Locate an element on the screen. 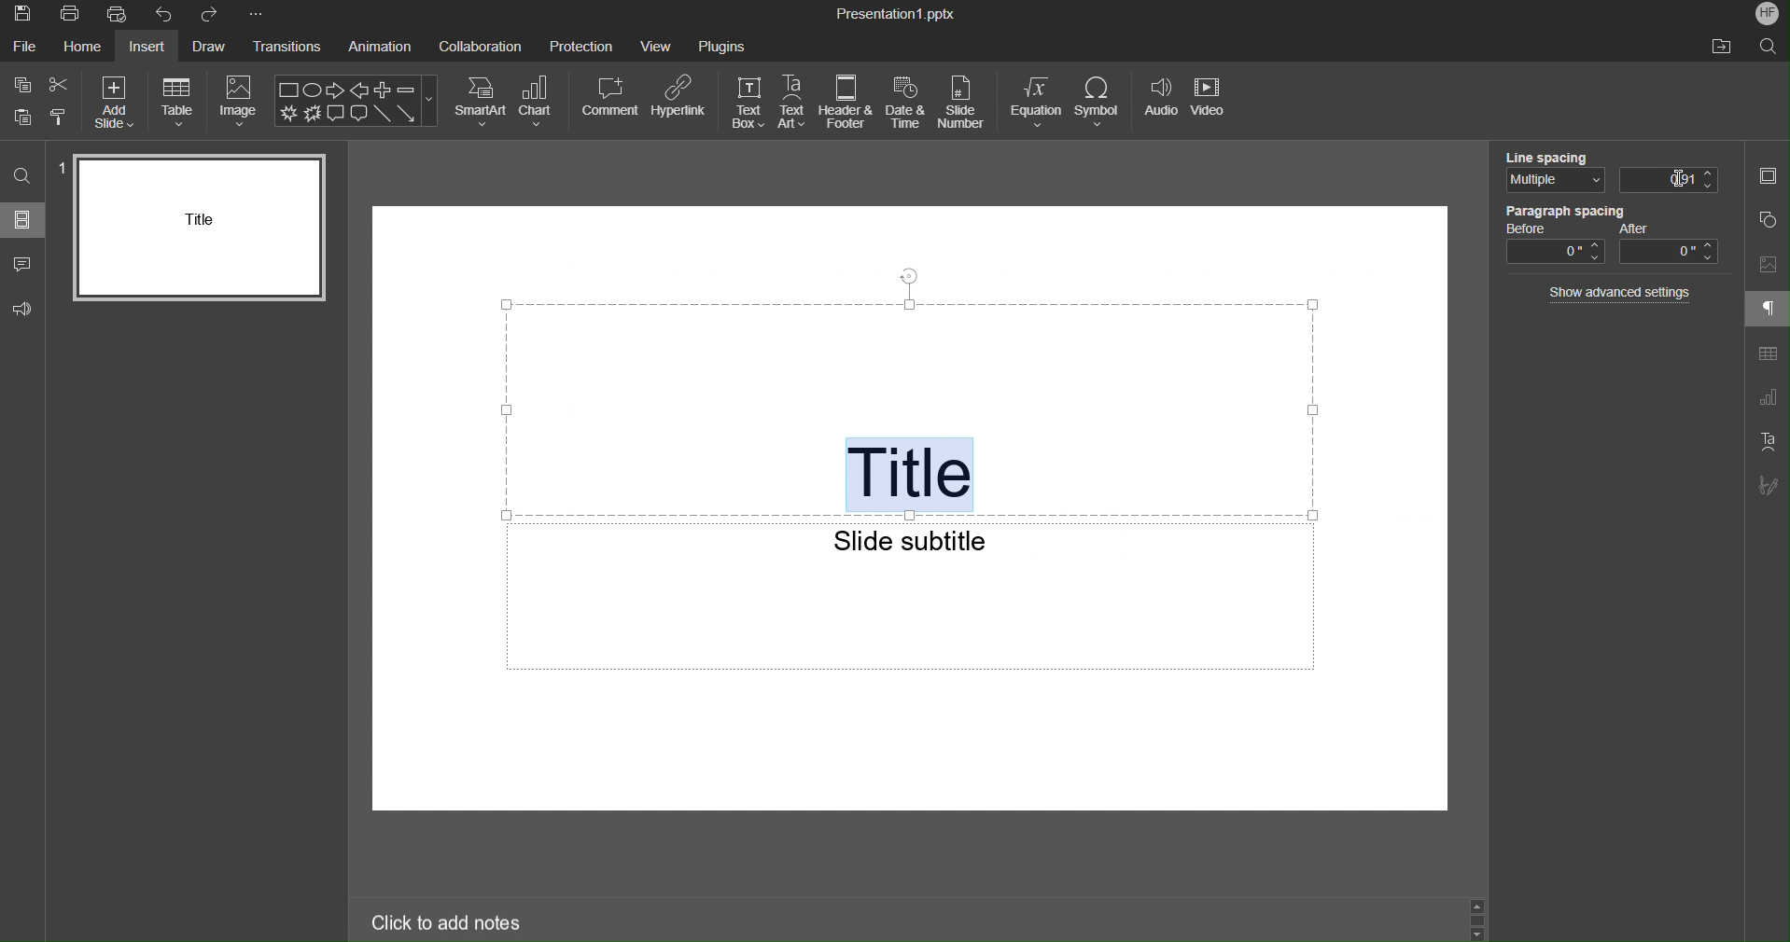 Image resolution: width=1790 pixels, height=942 pixels. Add Slide is located at coordinates (118, 100).